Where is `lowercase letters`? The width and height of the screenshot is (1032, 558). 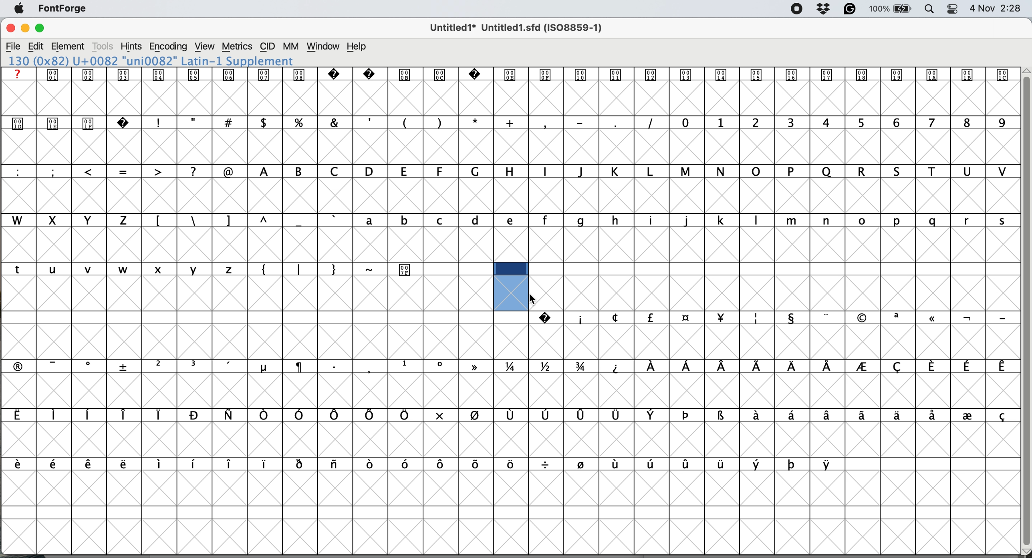
lowercase letters is located at coordinates (129, 269).